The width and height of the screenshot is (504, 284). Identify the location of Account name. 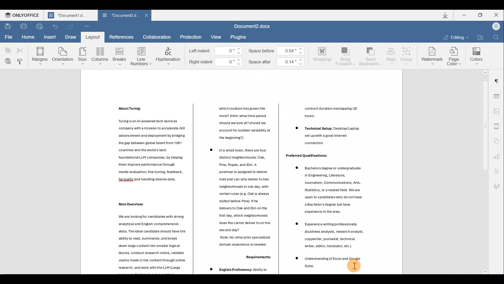
(496, 27).